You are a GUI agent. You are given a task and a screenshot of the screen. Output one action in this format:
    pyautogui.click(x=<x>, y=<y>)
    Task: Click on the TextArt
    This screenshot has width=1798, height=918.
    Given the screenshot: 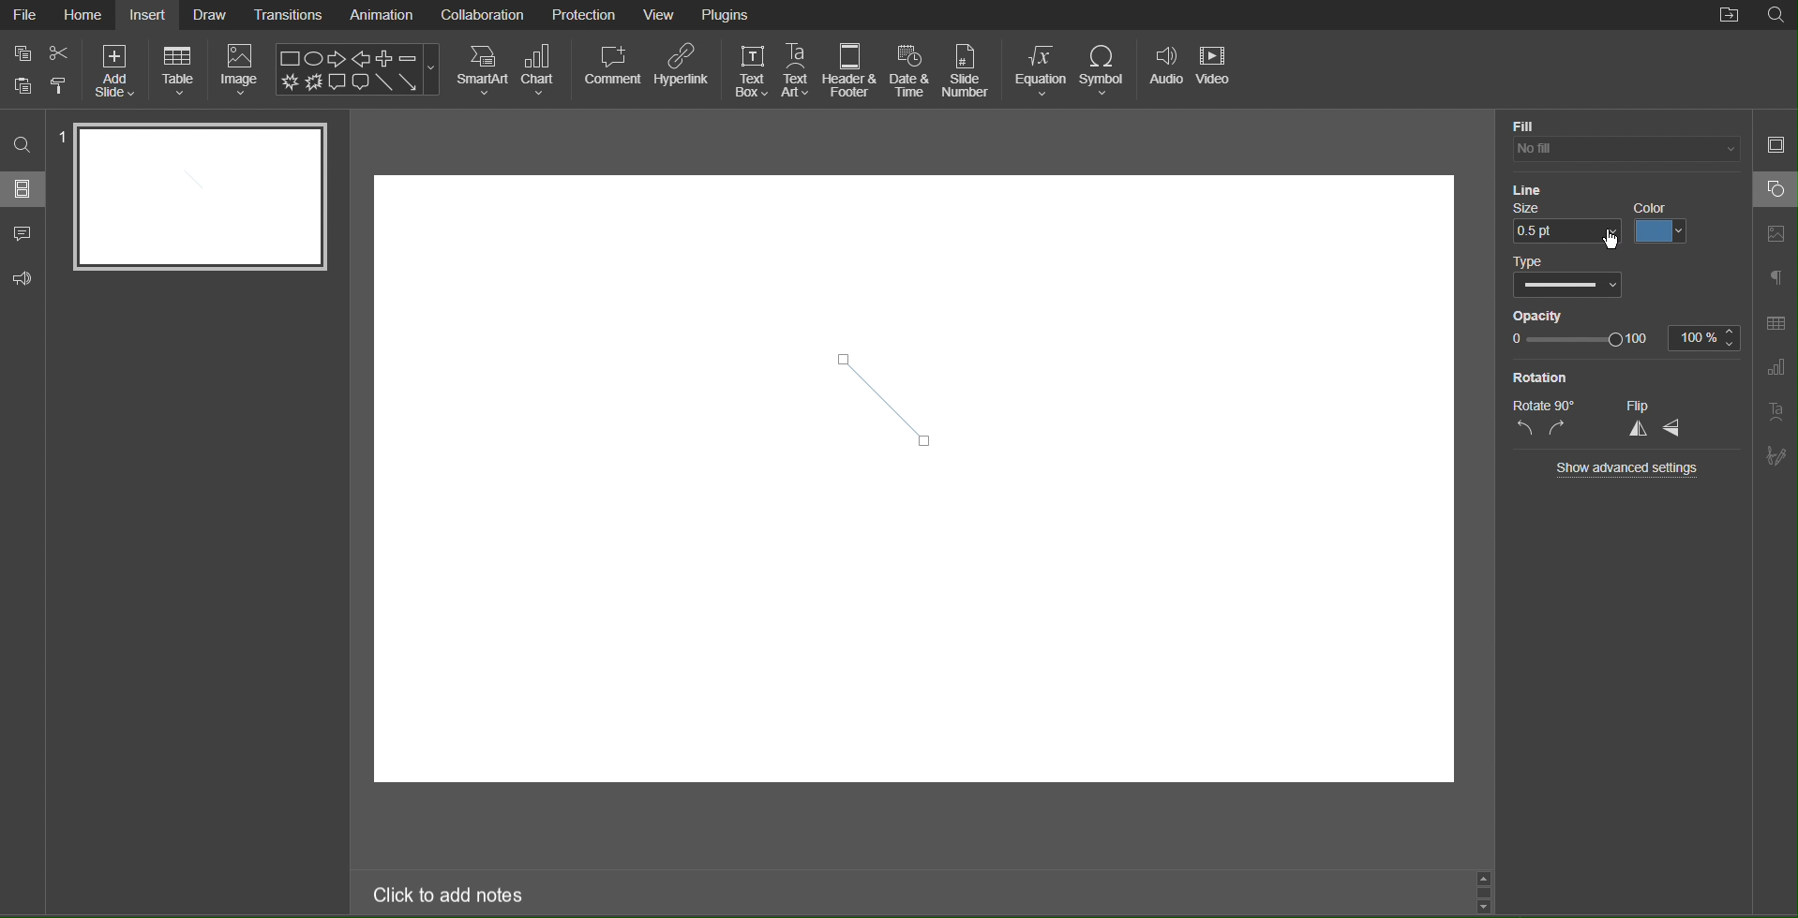 What is the action you would take?
    pyautogui.click(x=1776, y=411)
    